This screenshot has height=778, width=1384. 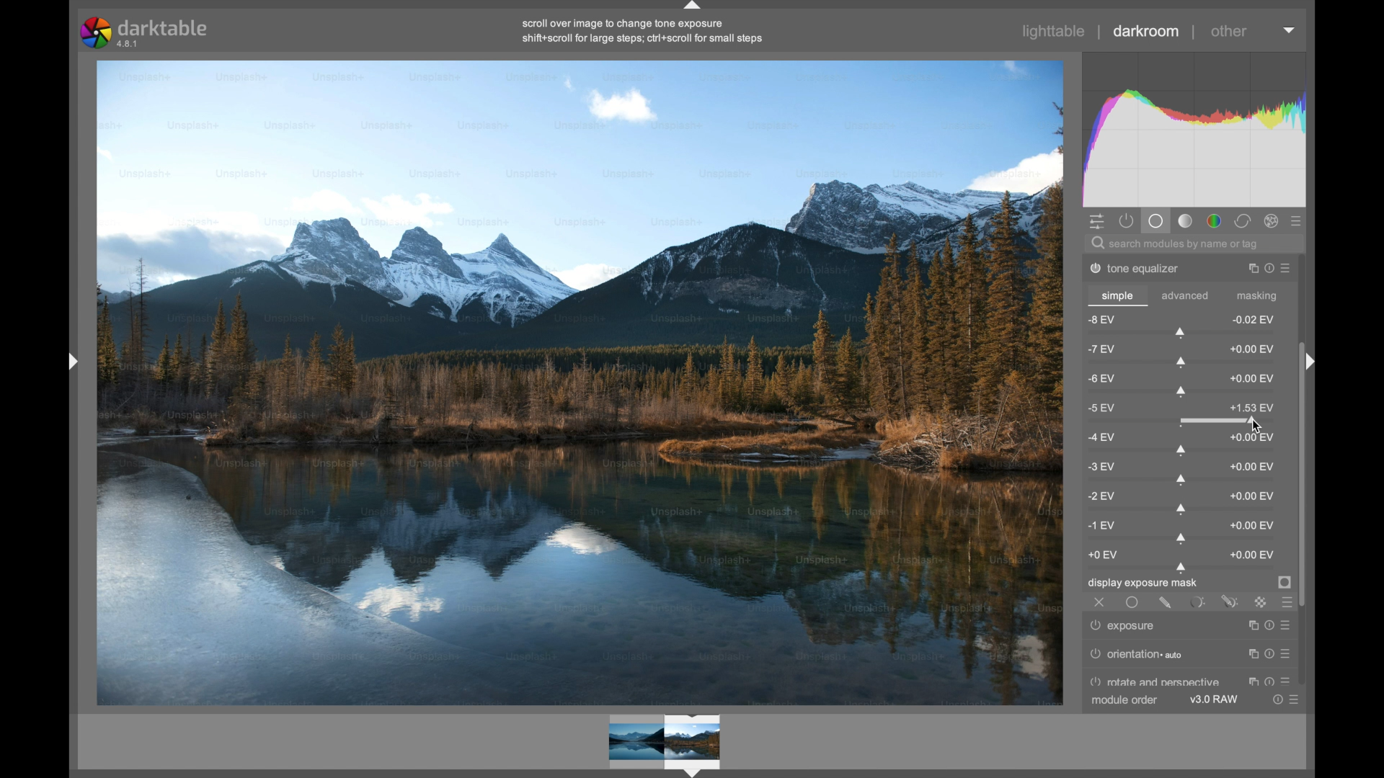 What do you see at coordinates (1096, 222) in the screenshot?
I see `show quick access panel` at bounding box center [1096, 222].